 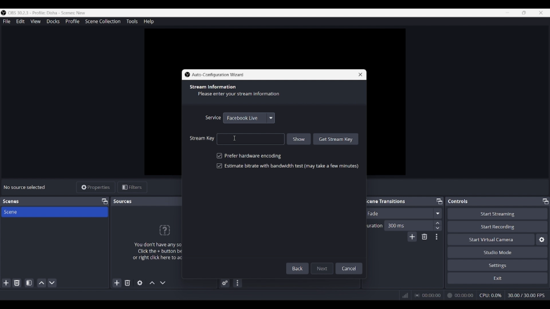 What do you see at coordinates (298, 268) in the screenshot?
I see `Back` at bounding box center [298, 268].